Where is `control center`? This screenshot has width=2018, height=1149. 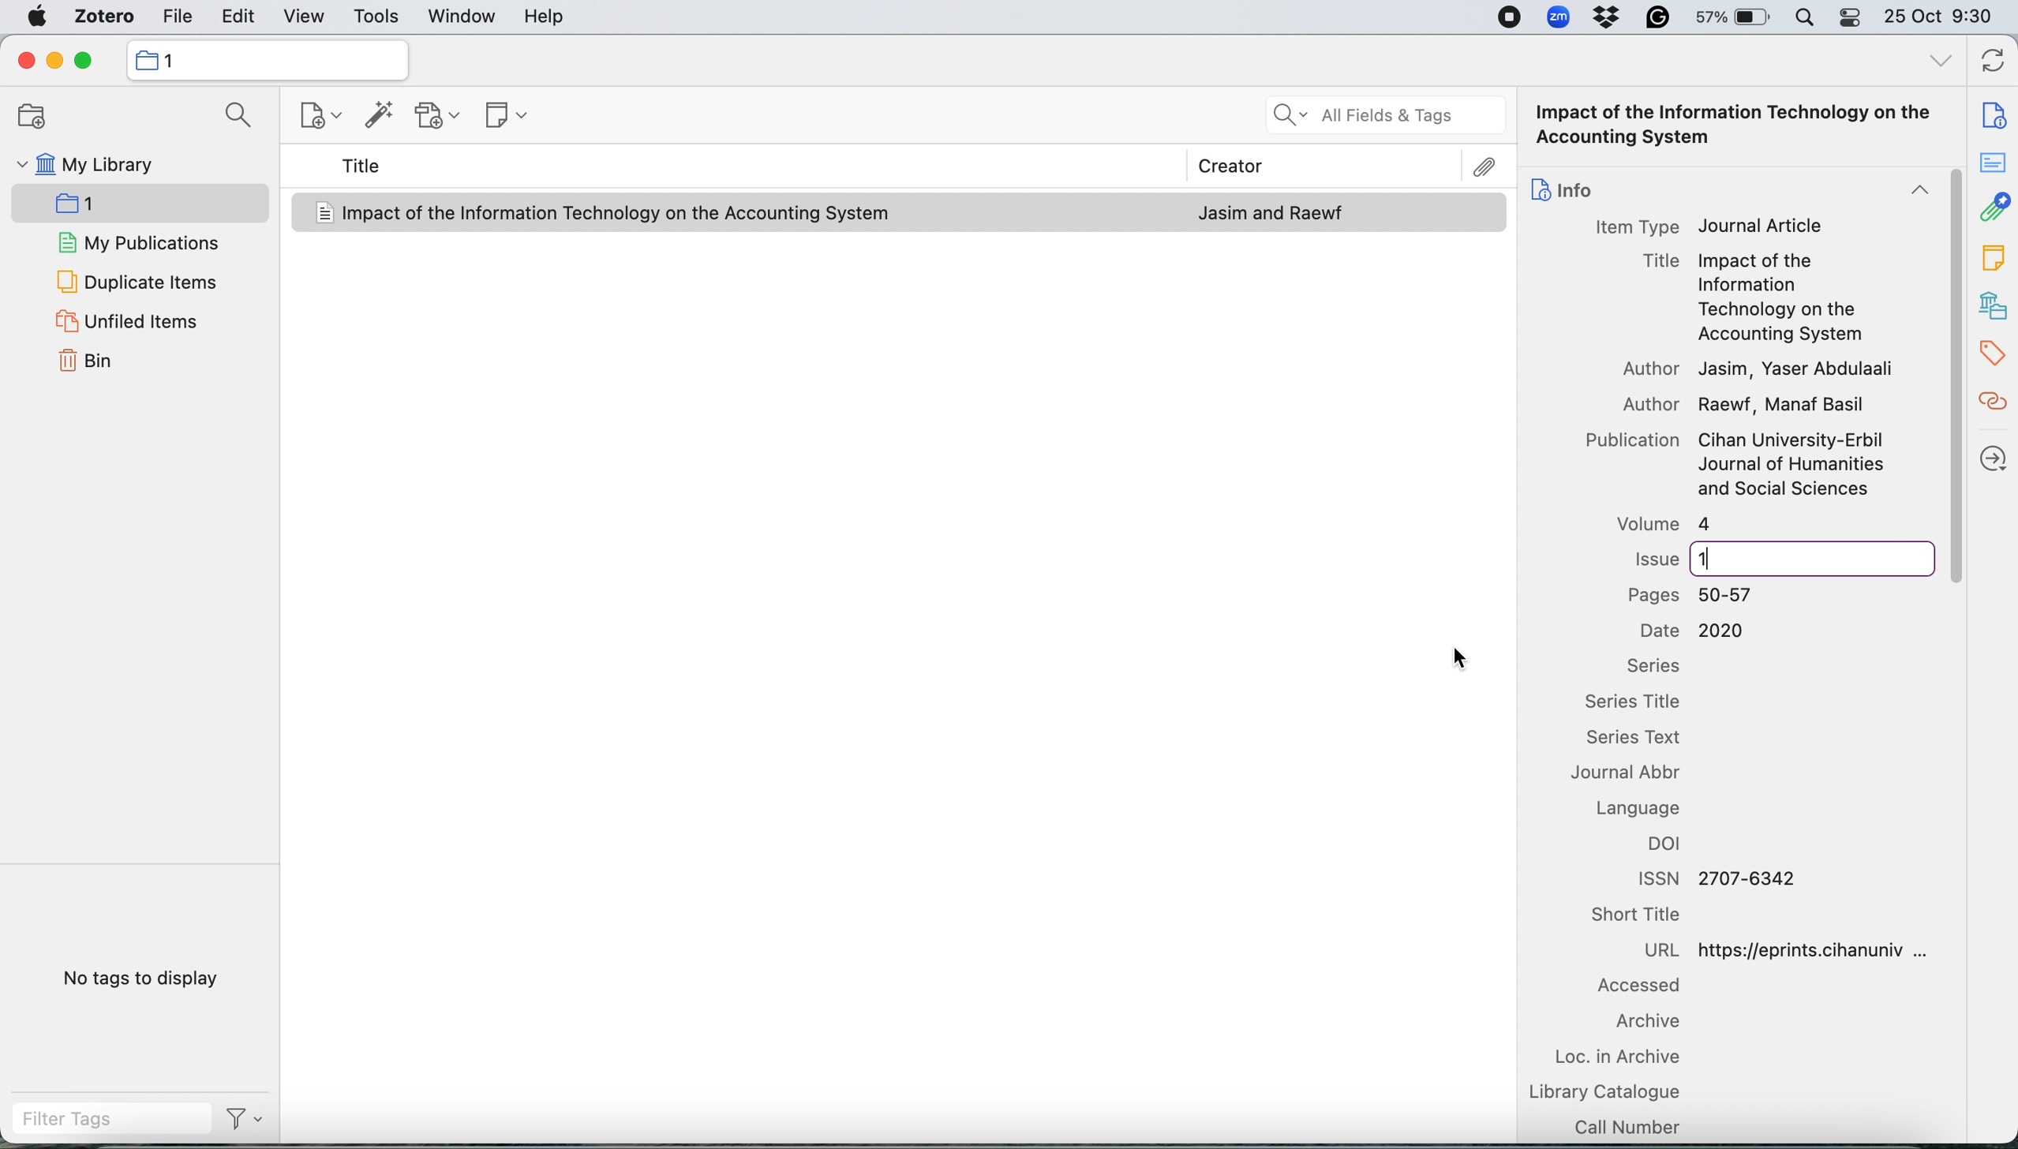
control center is located at coordinates (1848, 17).